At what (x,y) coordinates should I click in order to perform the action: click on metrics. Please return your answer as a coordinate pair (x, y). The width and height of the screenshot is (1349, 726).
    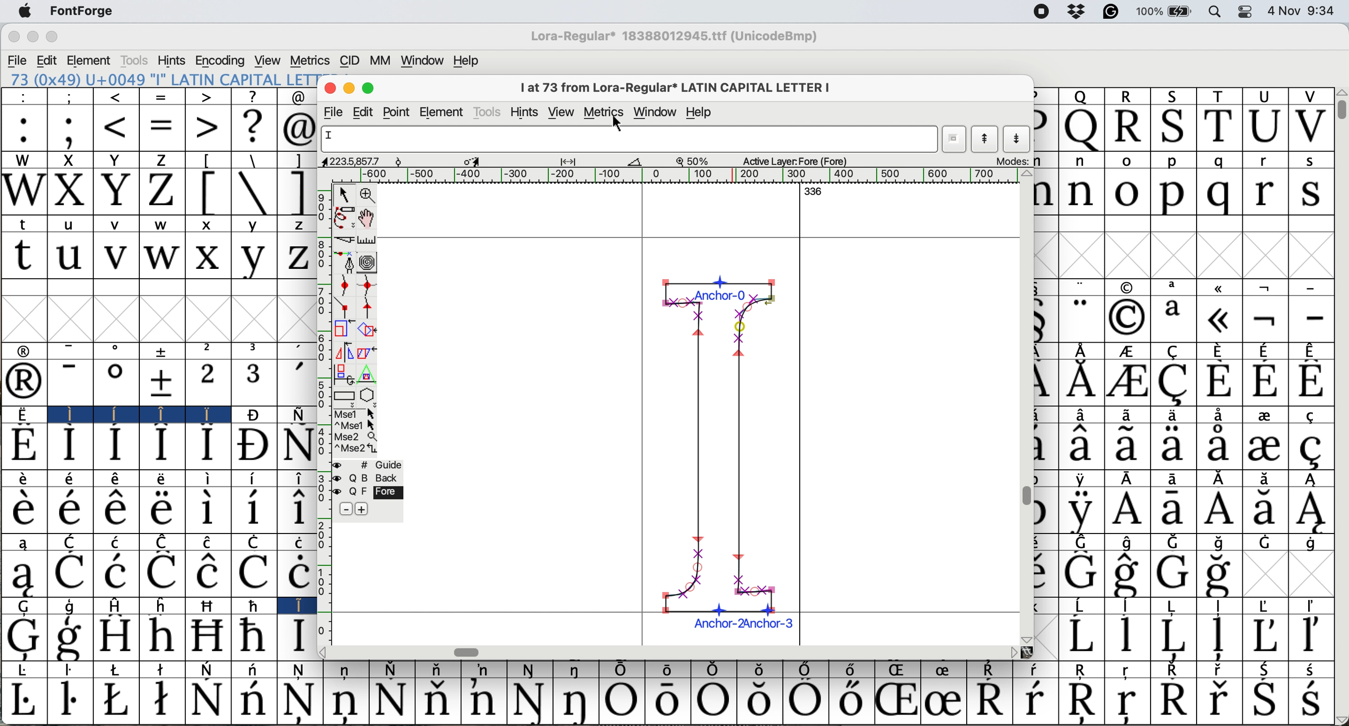
    Looking at the image, I should click on (308, 61).